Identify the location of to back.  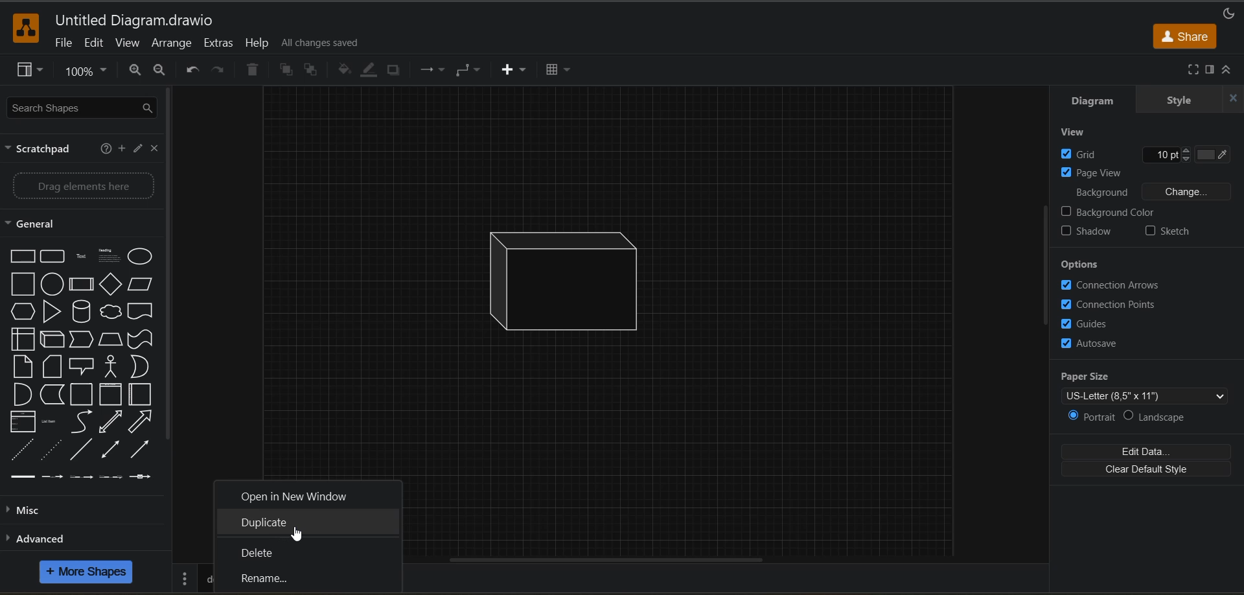
(310, 70).